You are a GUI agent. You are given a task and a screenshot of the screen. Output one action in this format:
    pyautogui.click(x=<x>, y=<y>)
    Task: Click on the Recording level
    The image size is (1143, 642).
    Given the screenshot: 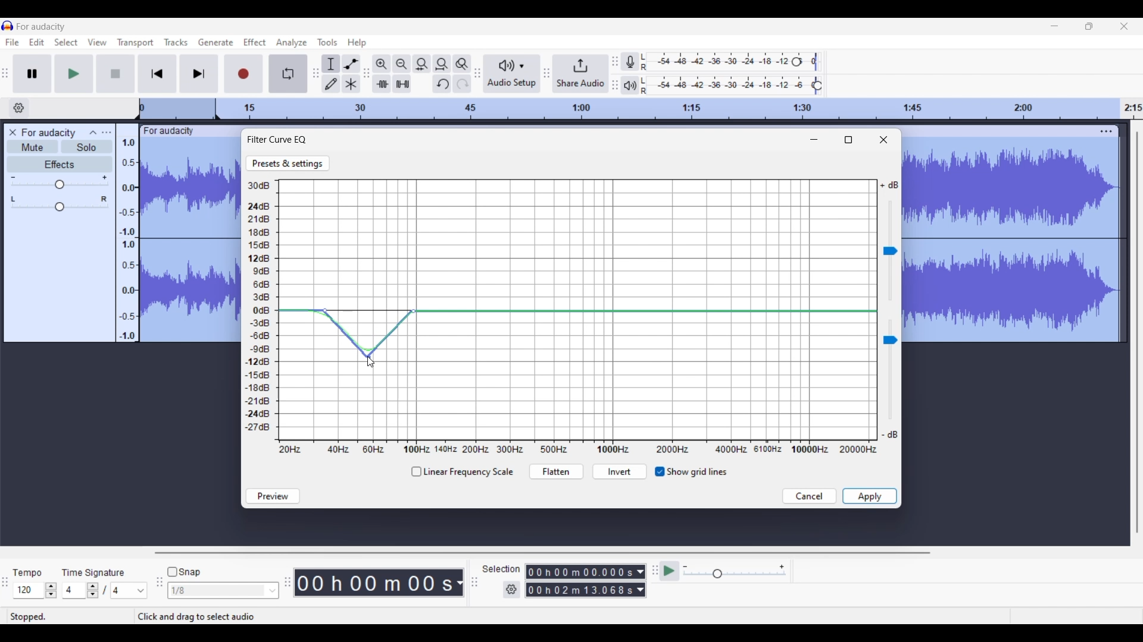 What is the action you would take?
    pyautogui.click(x=718, y=62)
    